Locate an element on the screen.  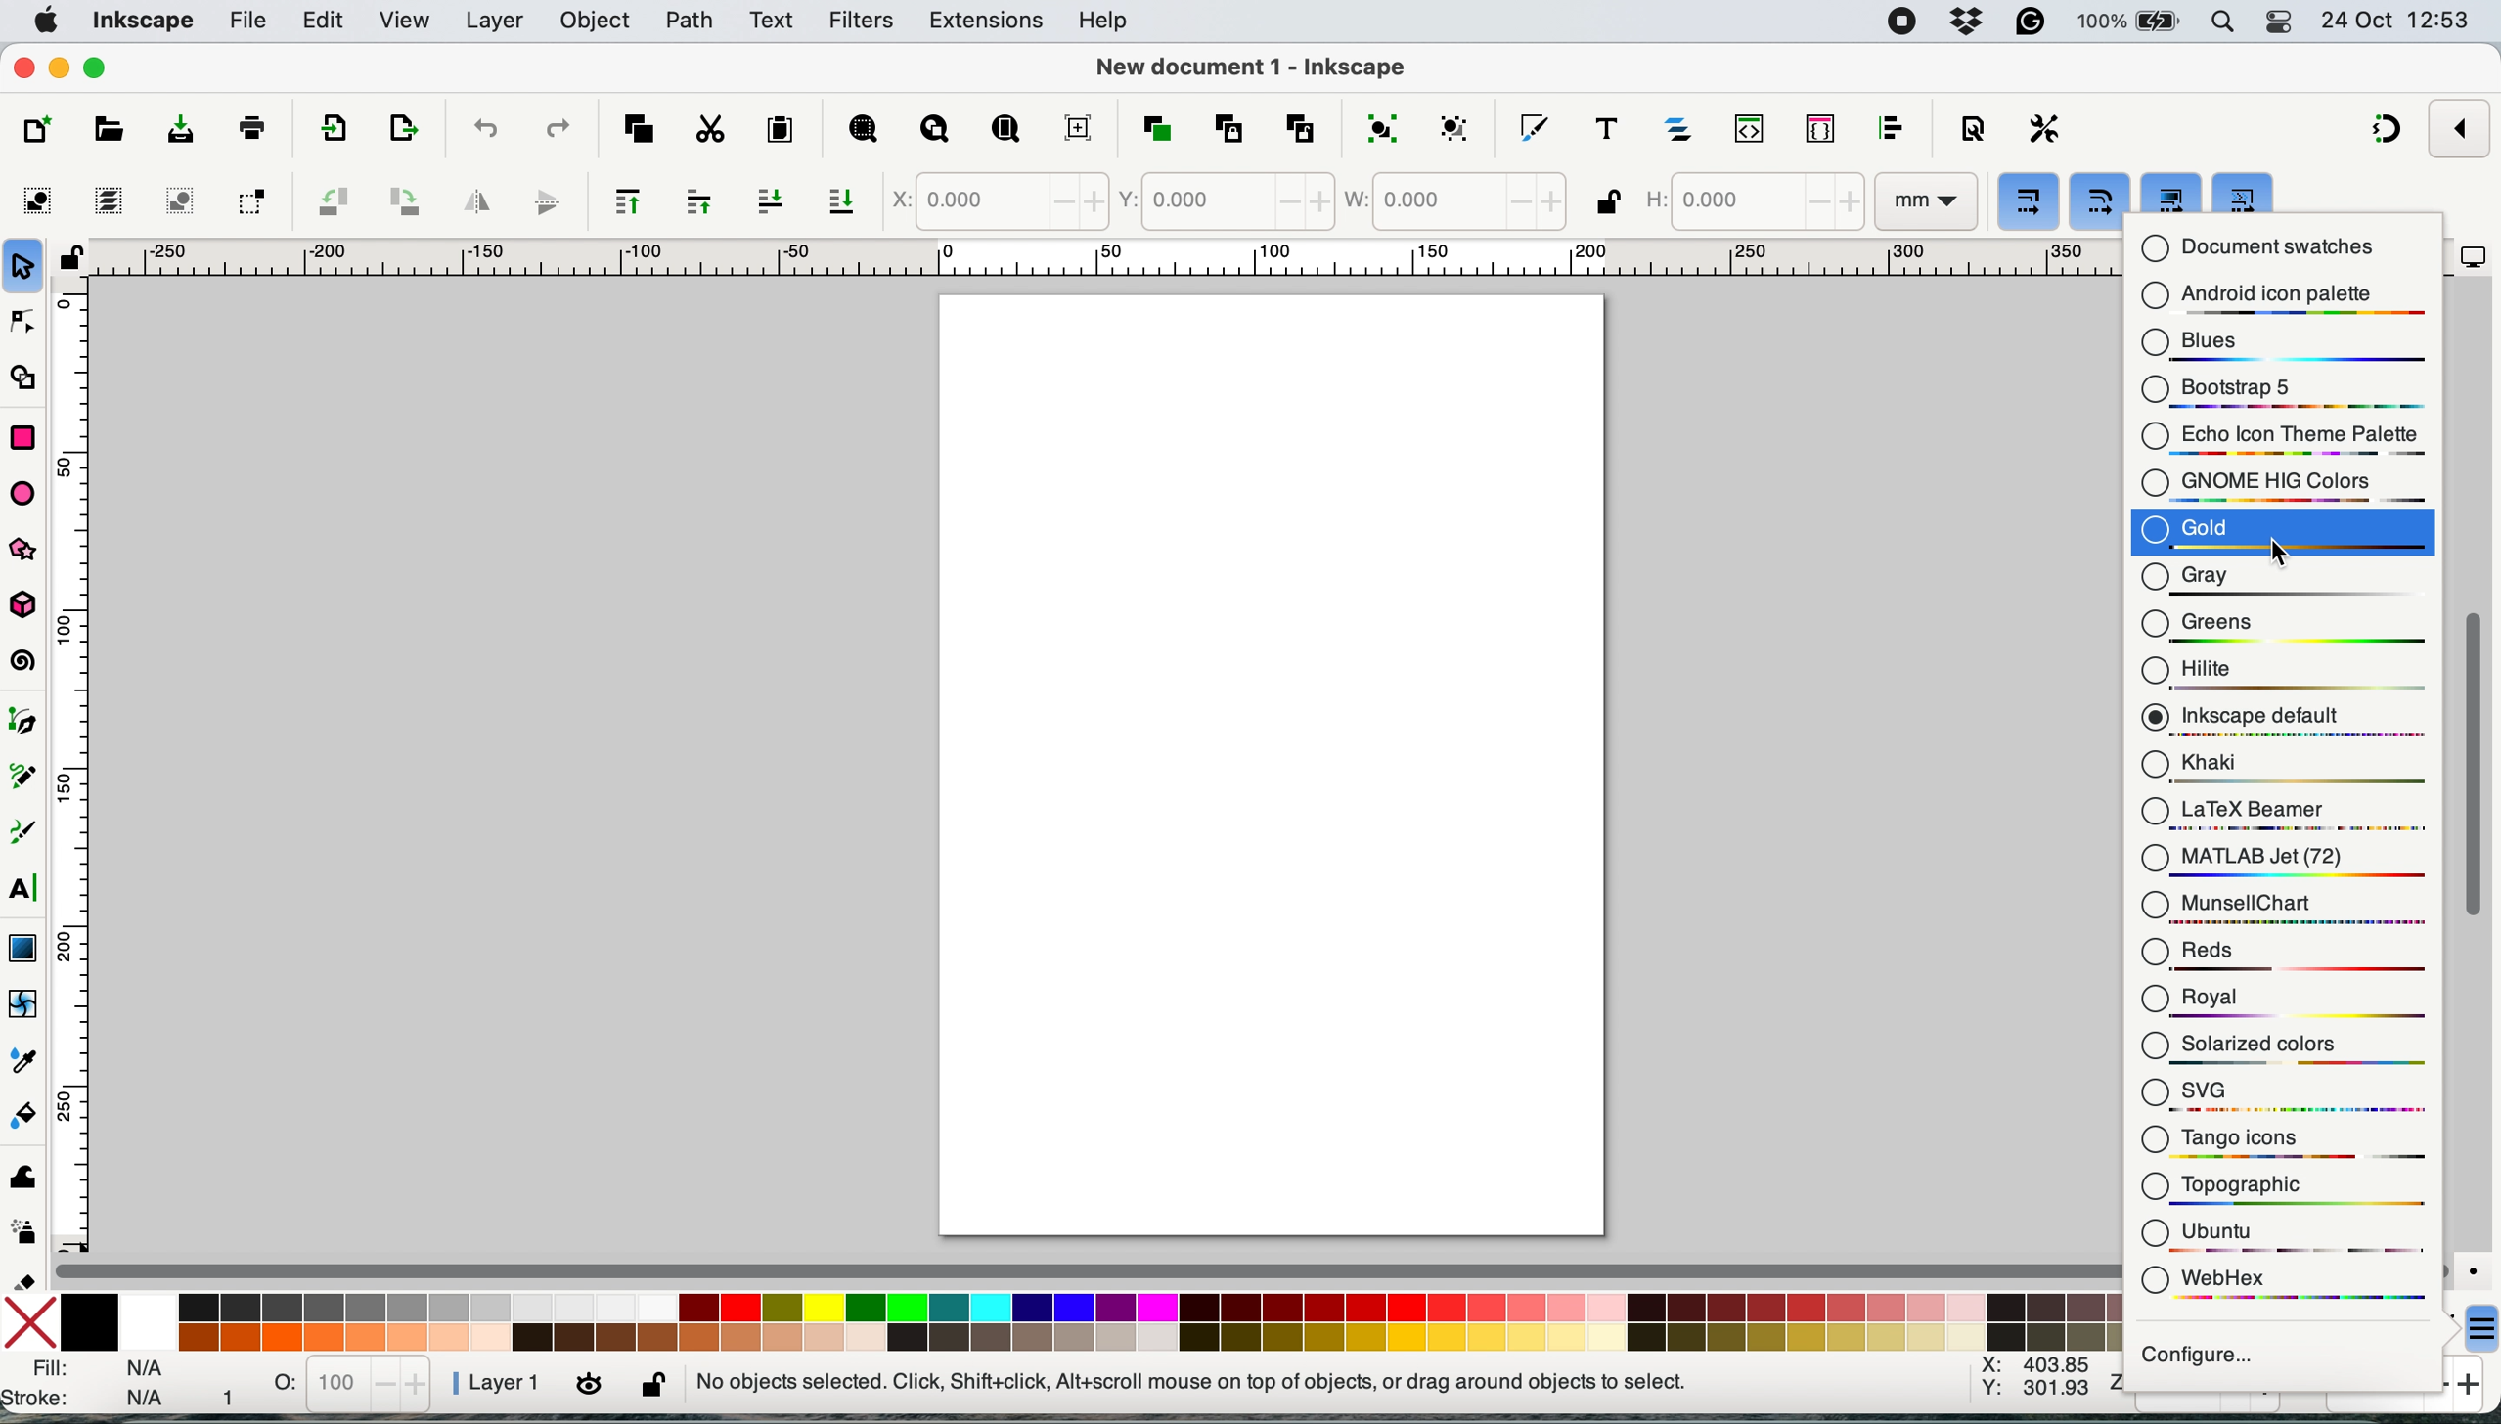
color managed mode is located at coordinates (2477, 1268).